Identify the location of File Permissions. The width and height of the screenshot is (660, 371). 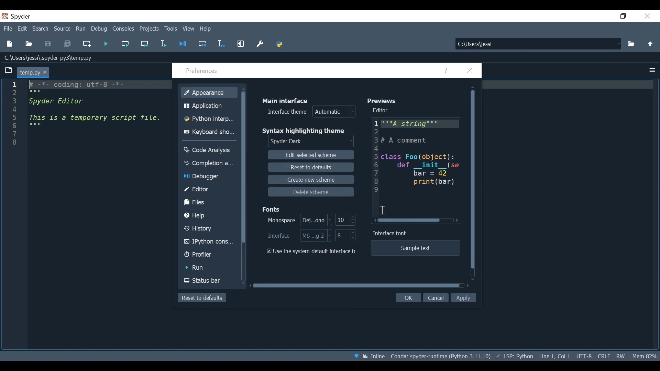
(620, 356).